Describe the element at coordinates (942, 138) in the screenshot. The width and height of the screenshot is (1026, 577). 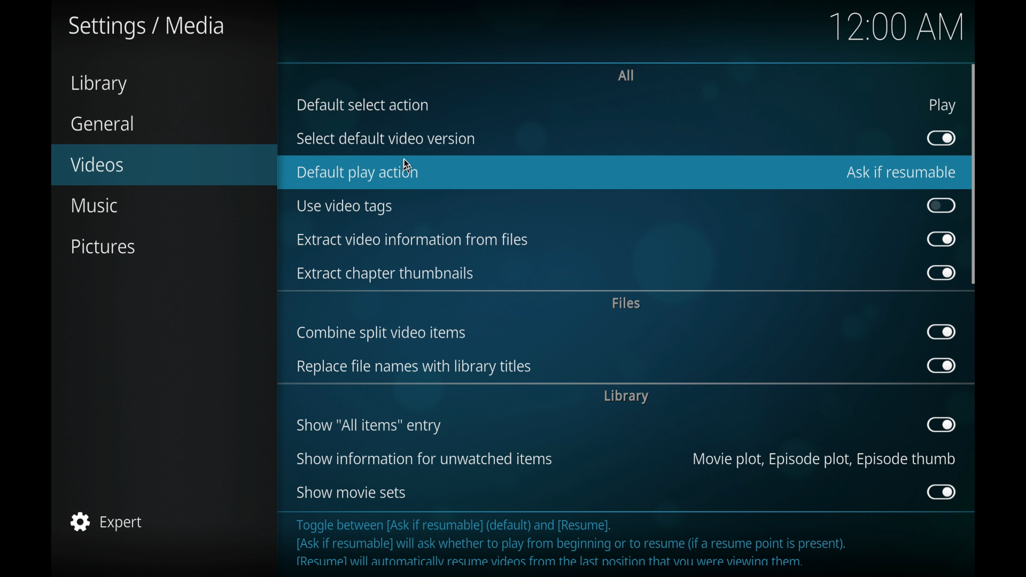
I see `toggle button` at that location.